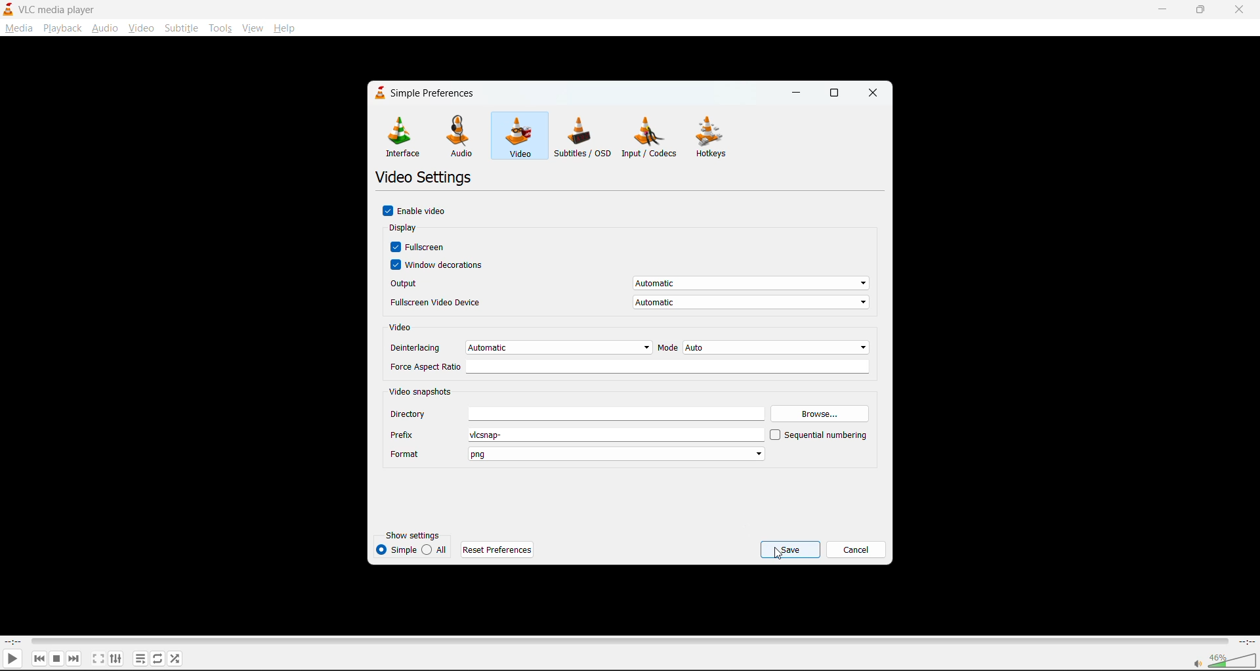  What do you see at coordinates (627, 282) in the screenshot?
I see `output` at bounding box center [627, 282].